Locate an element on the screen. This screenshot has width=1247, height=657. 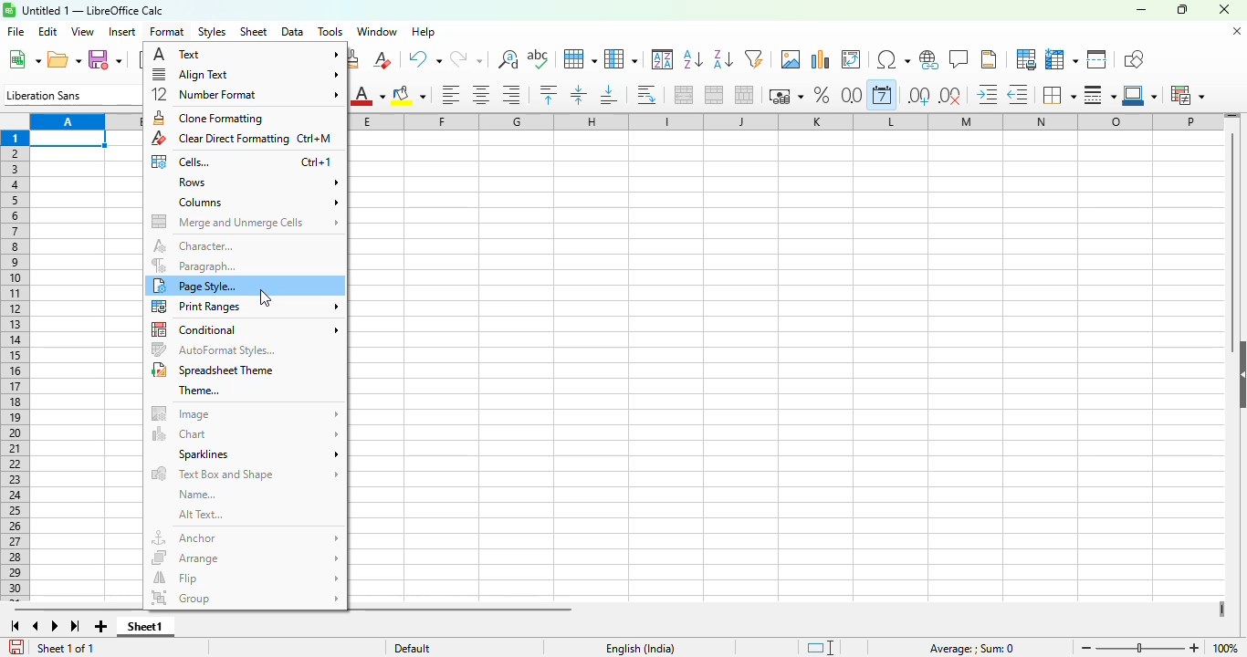
unmerge cells is located at coordinates (743, 95).